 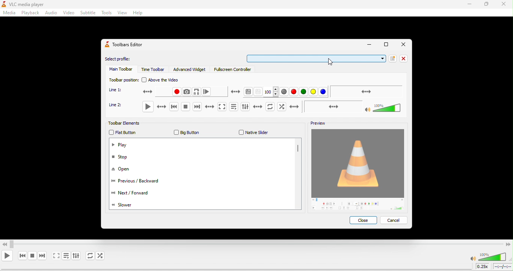 I want to click on frame by frame, so click(x=208, y=92).